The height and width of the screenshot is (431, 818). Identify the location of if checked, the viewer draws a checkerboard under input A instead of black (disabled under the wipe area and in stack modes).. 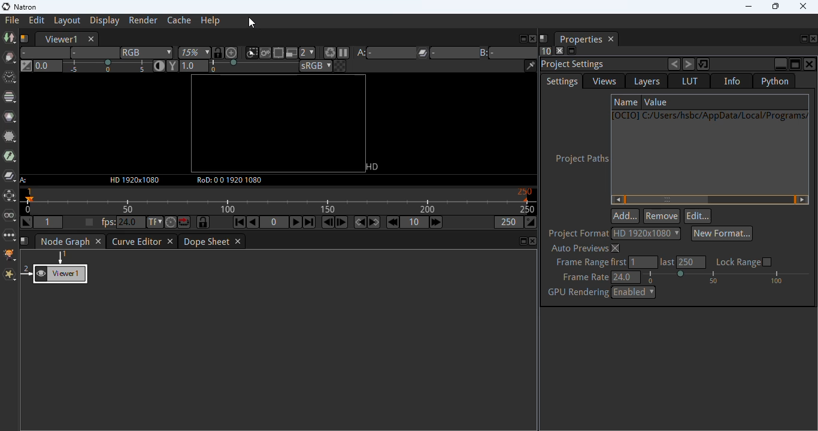
(341, 66).